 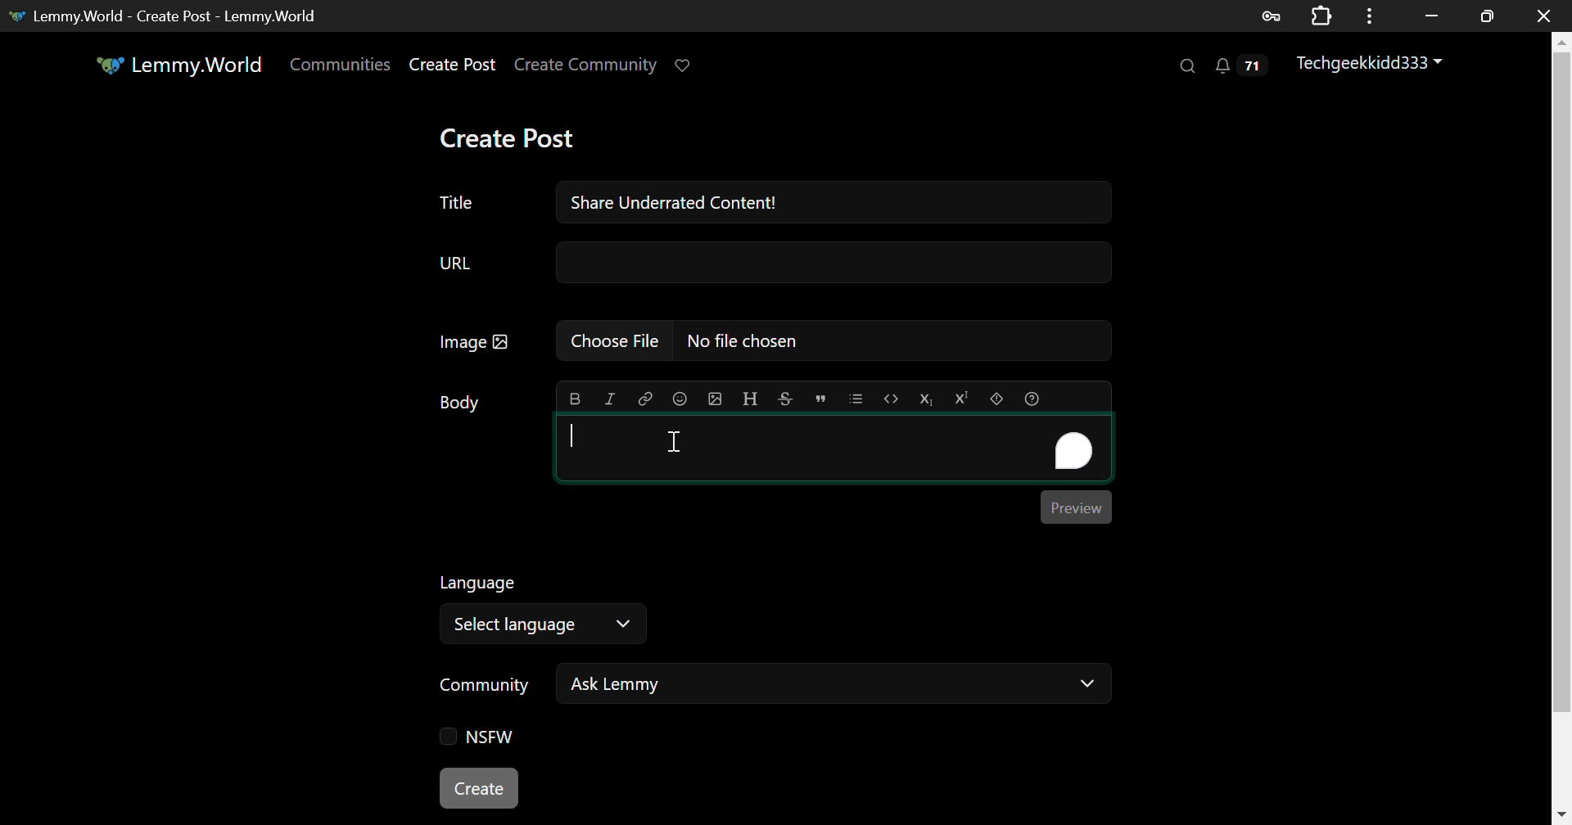 What do you see at coordinates (770, 265) in the screenshot?
I see `URL Field` at bounding box center [770, 265].